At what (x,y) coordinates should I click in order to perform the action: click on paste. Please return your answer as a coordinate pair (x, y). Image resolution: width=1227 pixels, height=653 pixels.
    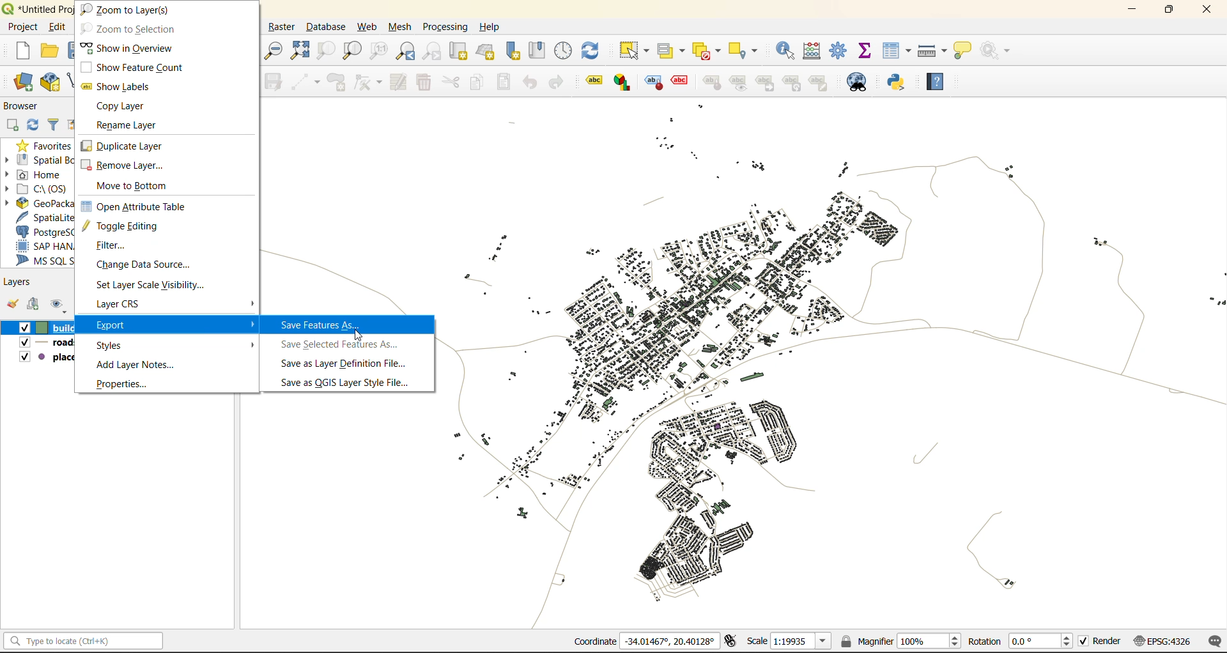
    Looking at the image, I should click on (502, 84).